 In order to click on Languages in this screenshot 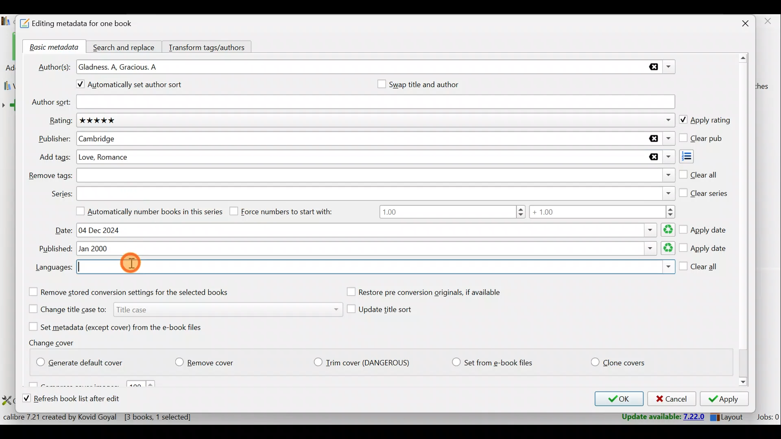, I will do `click(375, 268)`.